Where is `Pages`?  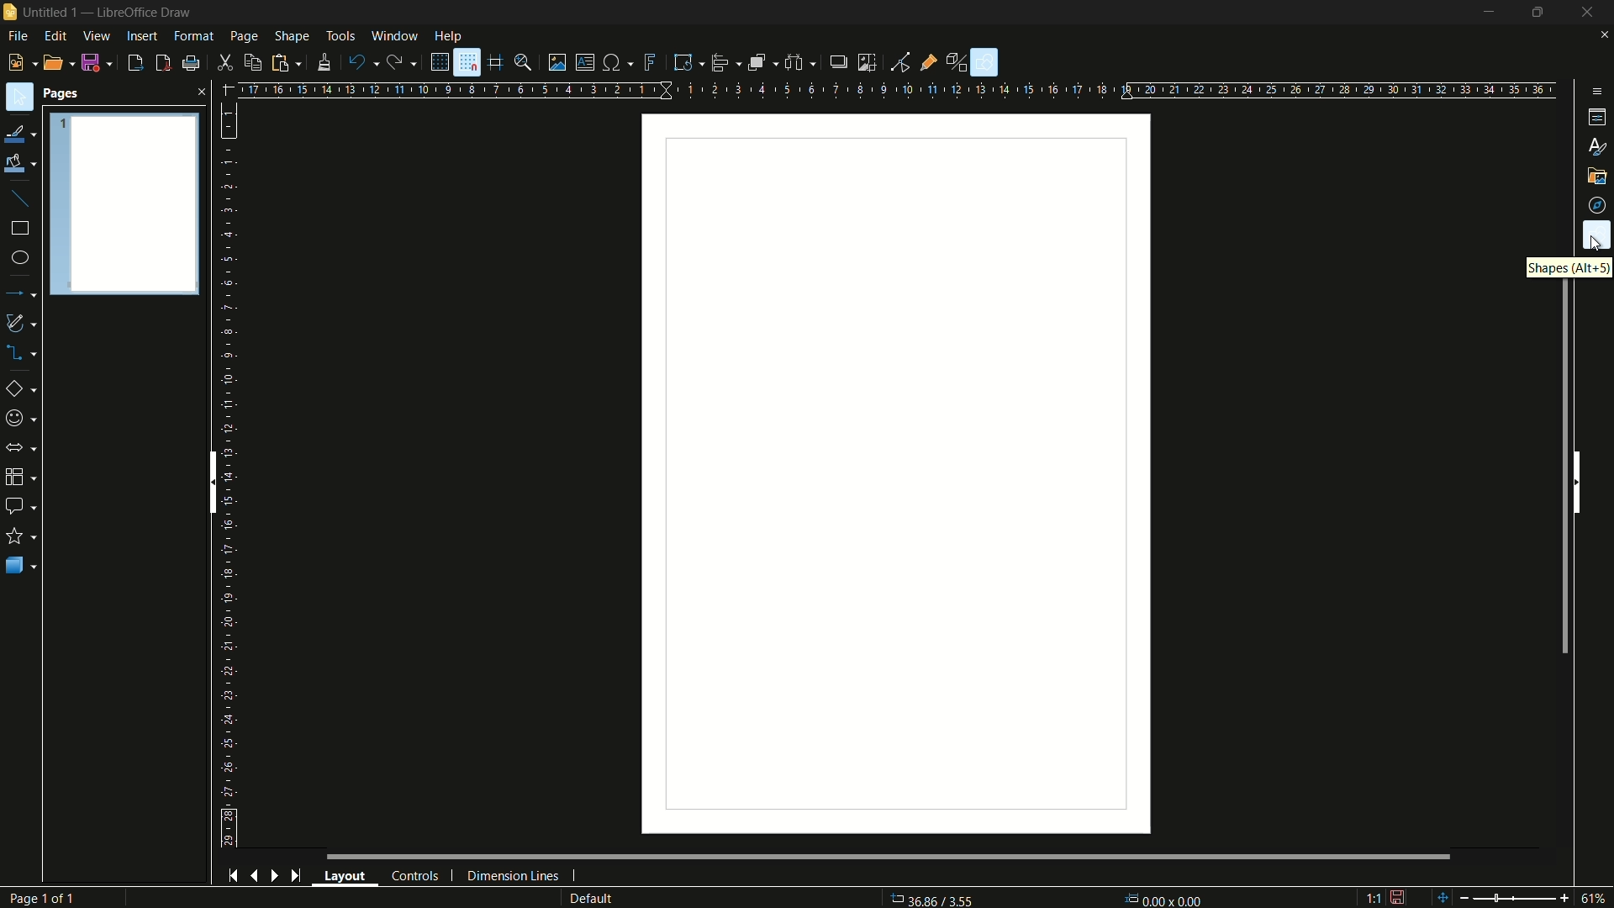
Pages is located at coordinates (124, 202).